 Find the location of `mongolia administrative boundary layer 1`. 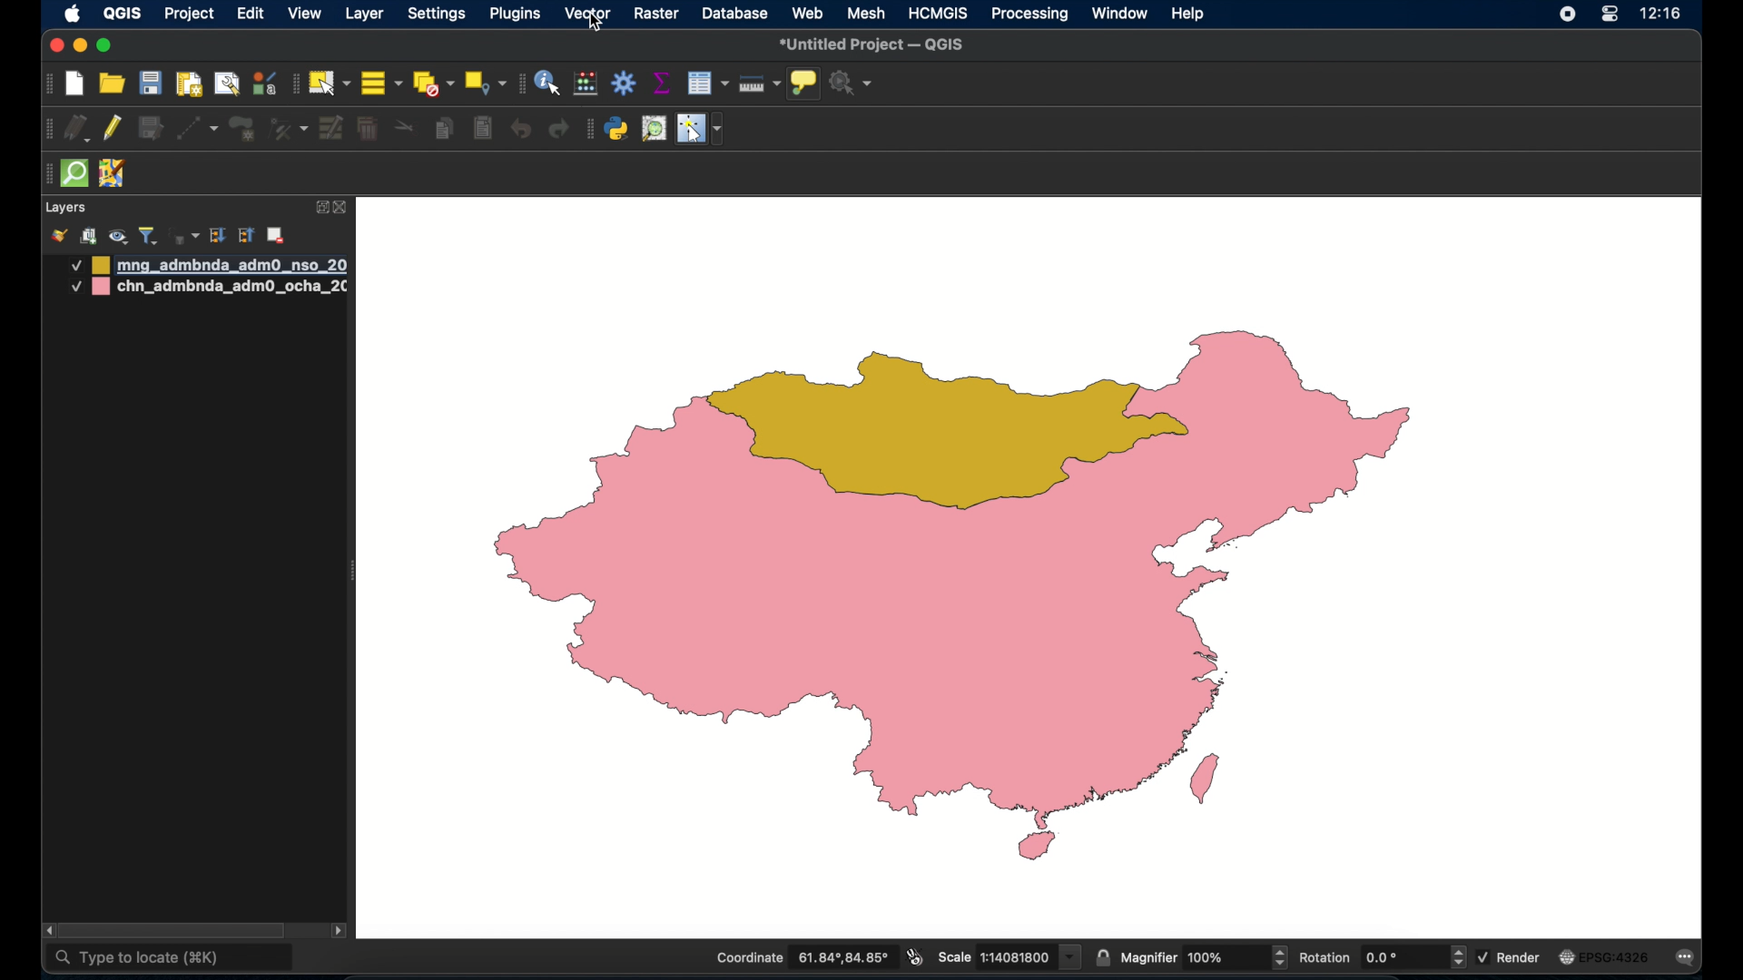

mongolia administrative boundary layer 1 is located at coordinates (206, 265).